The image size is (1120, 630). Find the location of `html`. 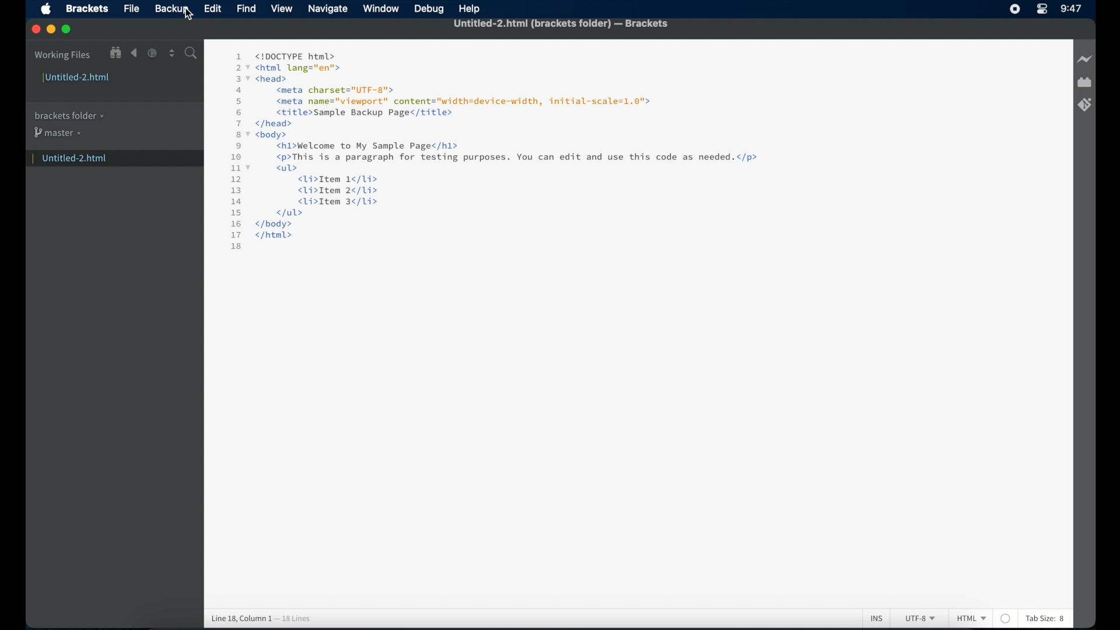

html is located at coordinates (971, 618).